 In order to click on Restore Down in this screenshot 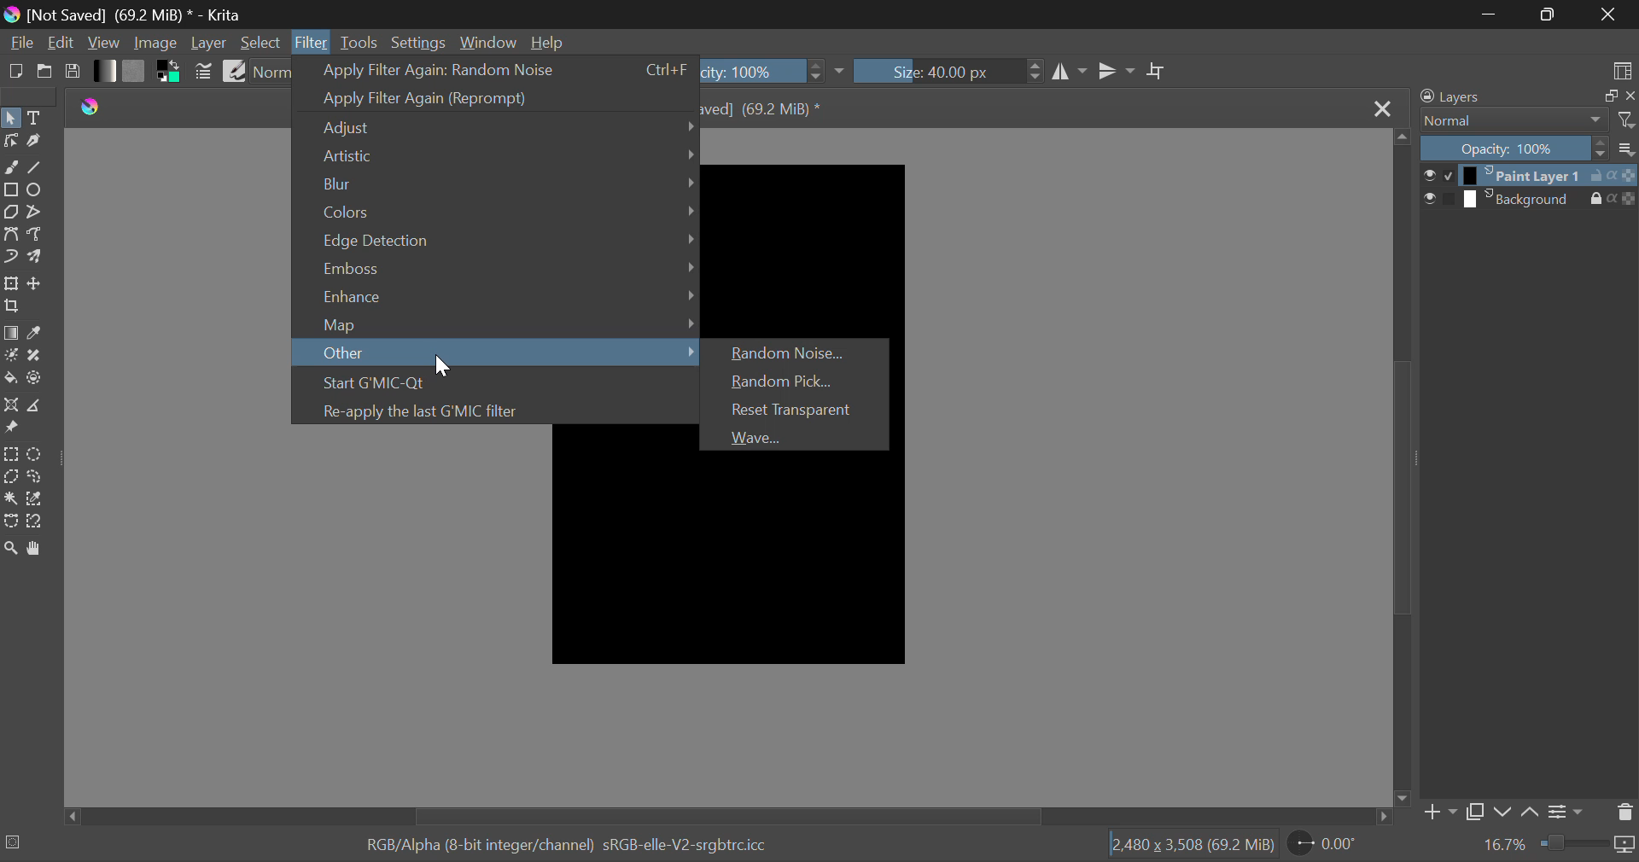, I will do `click(1491, 15)`.